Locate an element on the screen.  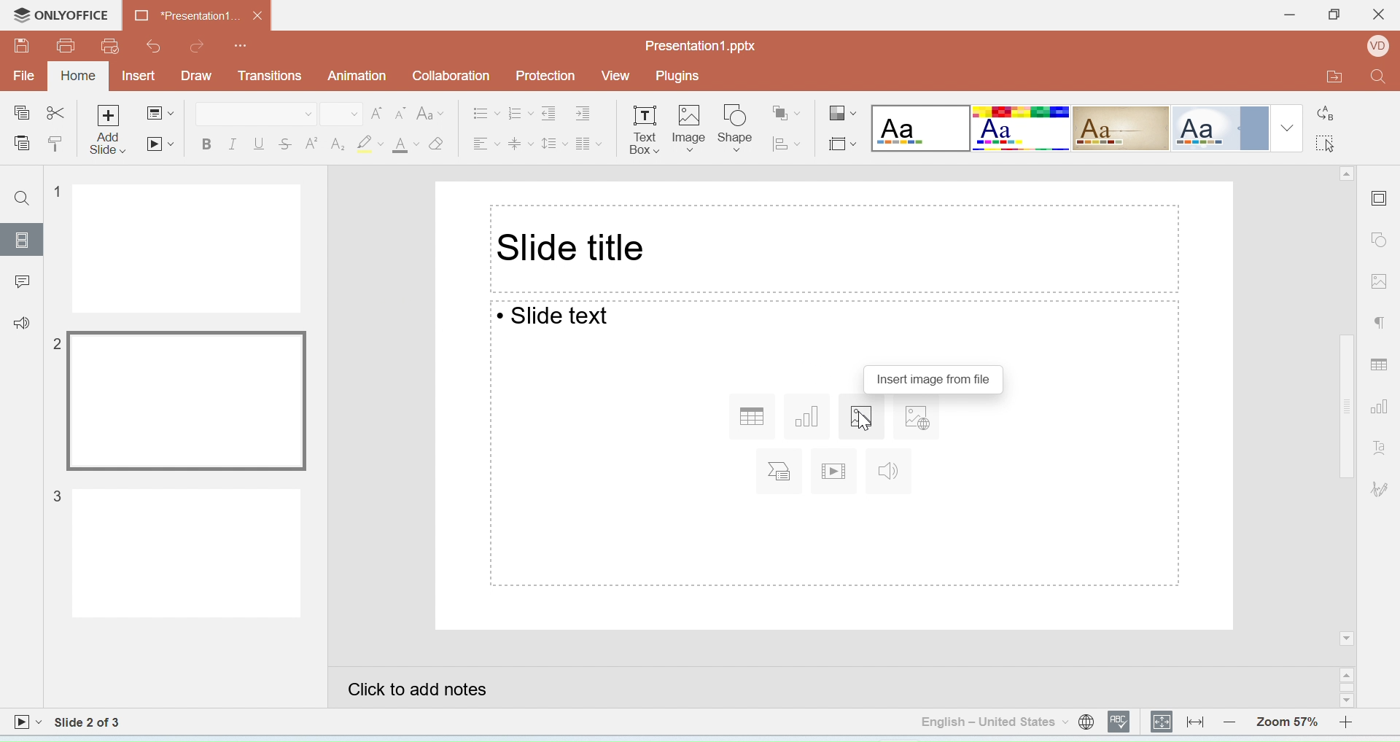
Chart settings is located at coordinates (1383, 408).